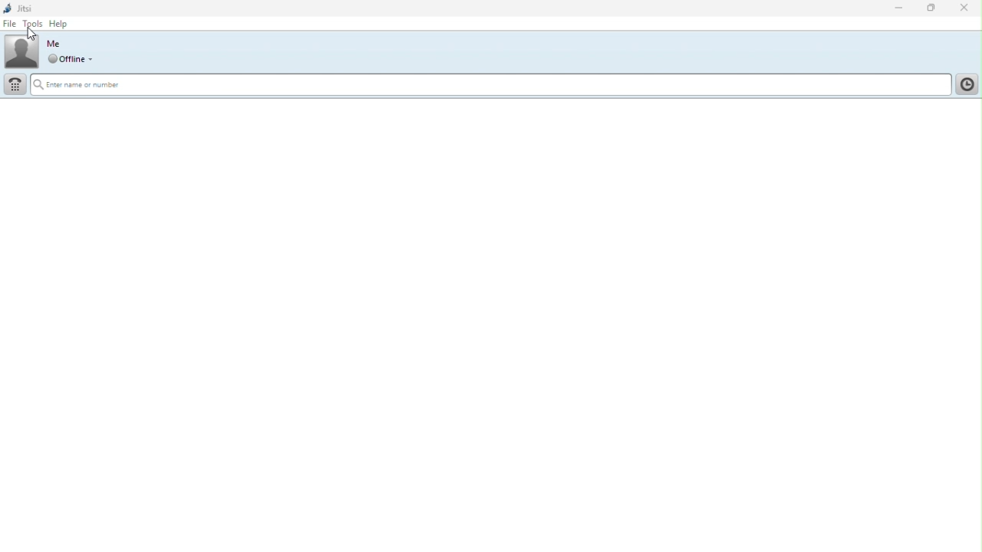  What do you see at coordinates (33, 32) in the screenshot?
I see `cursor` at bounding box center [33, 32].